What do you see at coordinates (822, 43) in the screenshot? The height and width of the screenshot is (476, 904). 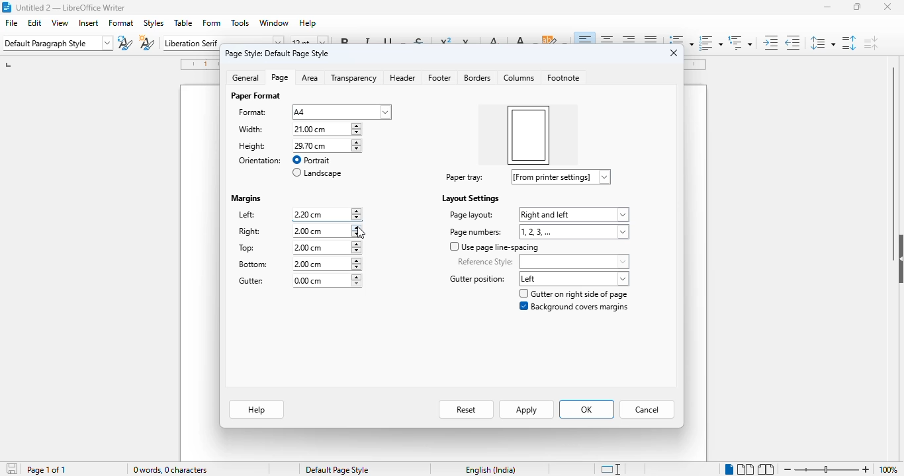 I see `set line spacing` at bounding box center [822, 43].